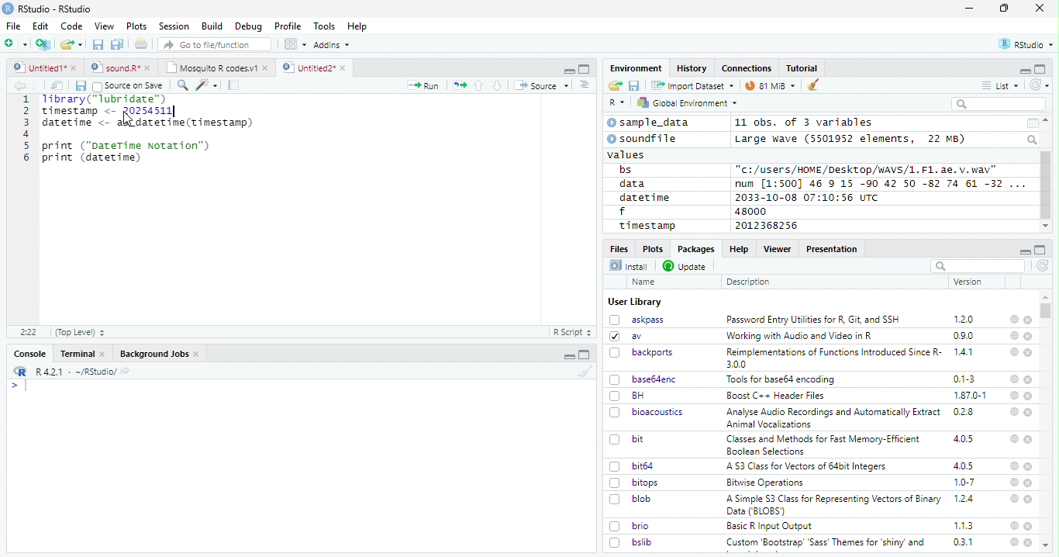 Image resolution: width=1059 pixels, height=557 pixels. I want to click on typing cursor, so click(19, 386).